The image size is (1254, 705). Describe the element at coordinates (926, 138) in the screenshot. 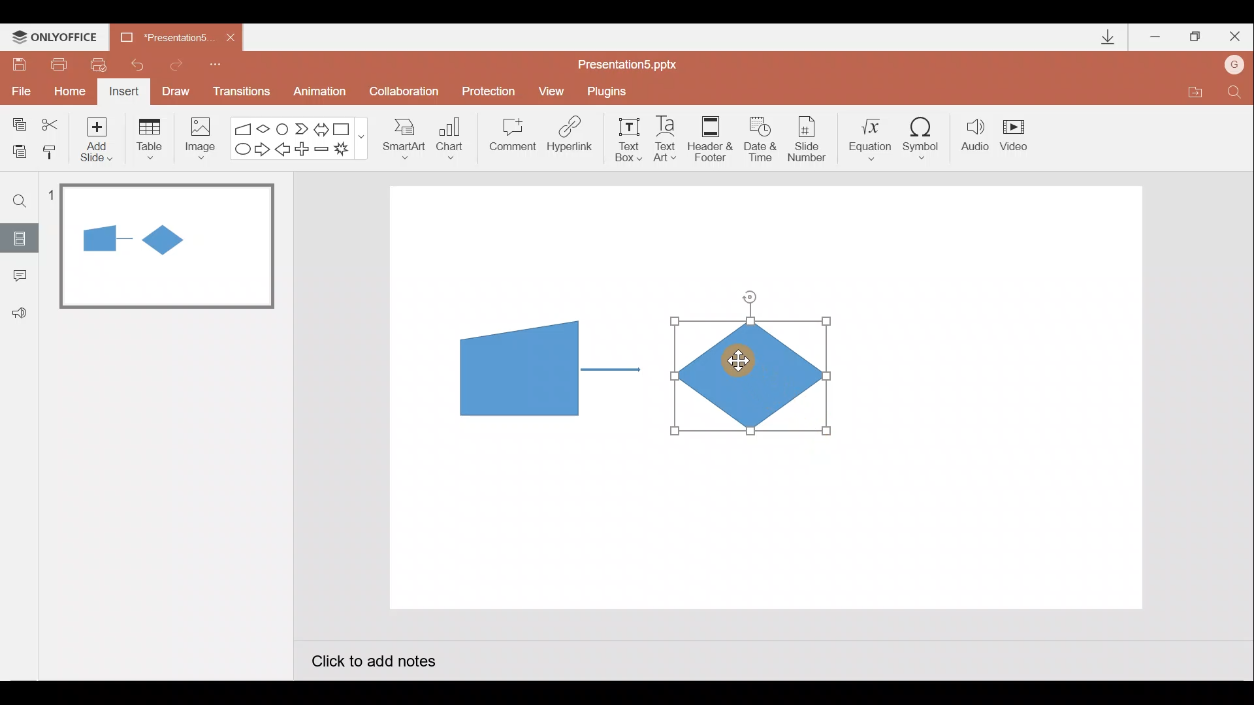

I see `Symbol` at that location.